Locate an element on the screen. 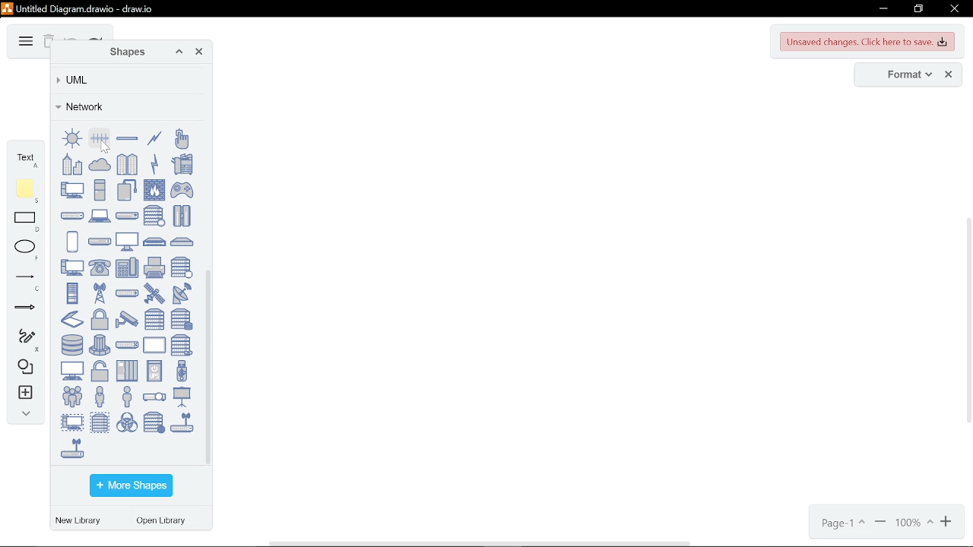  restore down is located at coordinates (918, 9).